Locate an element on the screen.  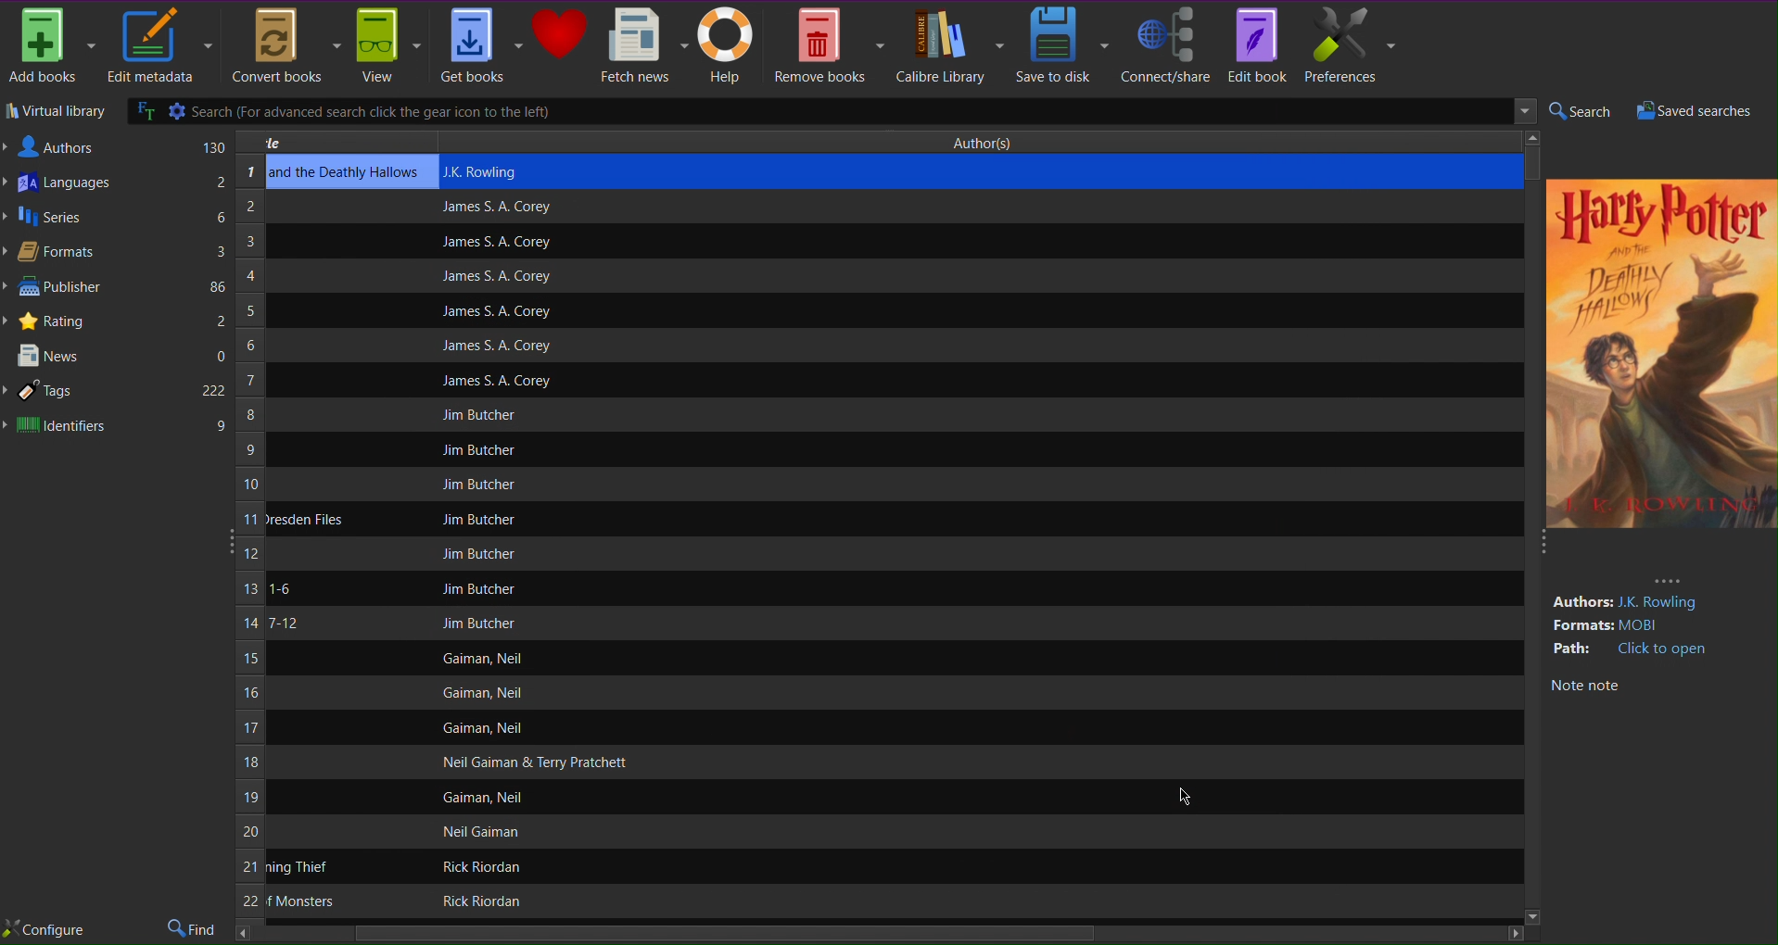
Jim Butcher is located at coordinates (483, 519).